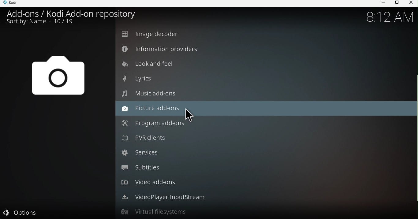 The width and height of the screenshot is (418, 219). I want to click on Lyrics, so click(262, 79).